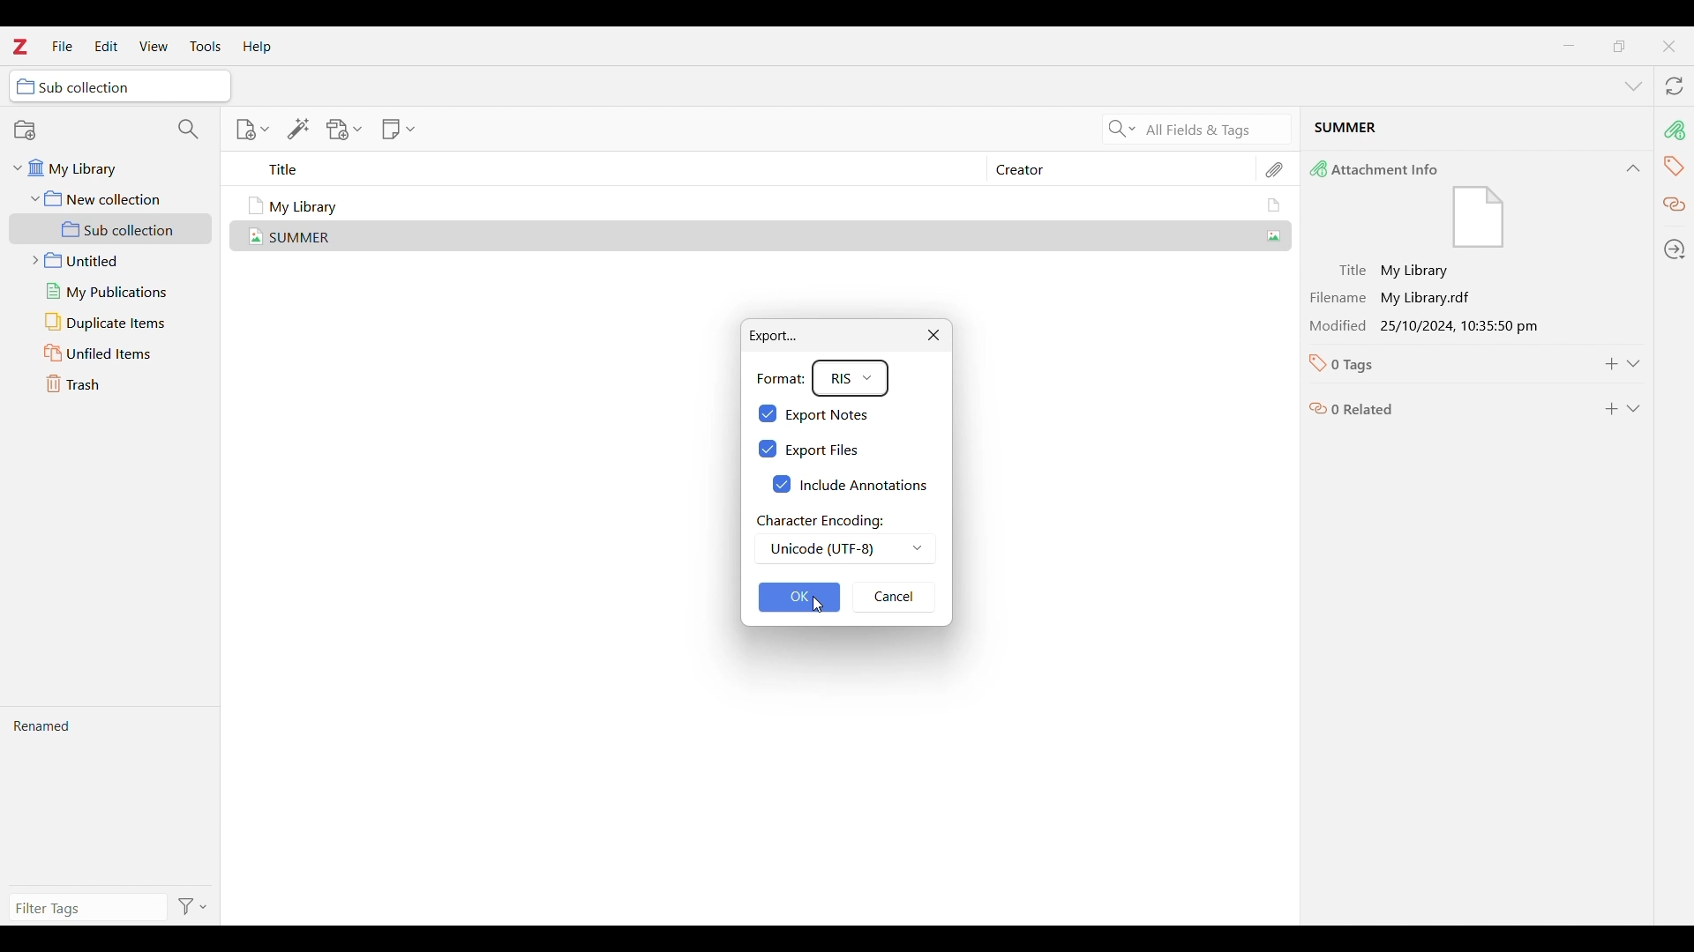  Describe the element at coordinates (121, 86) in the screenshot. I see `sub selection` at that location.